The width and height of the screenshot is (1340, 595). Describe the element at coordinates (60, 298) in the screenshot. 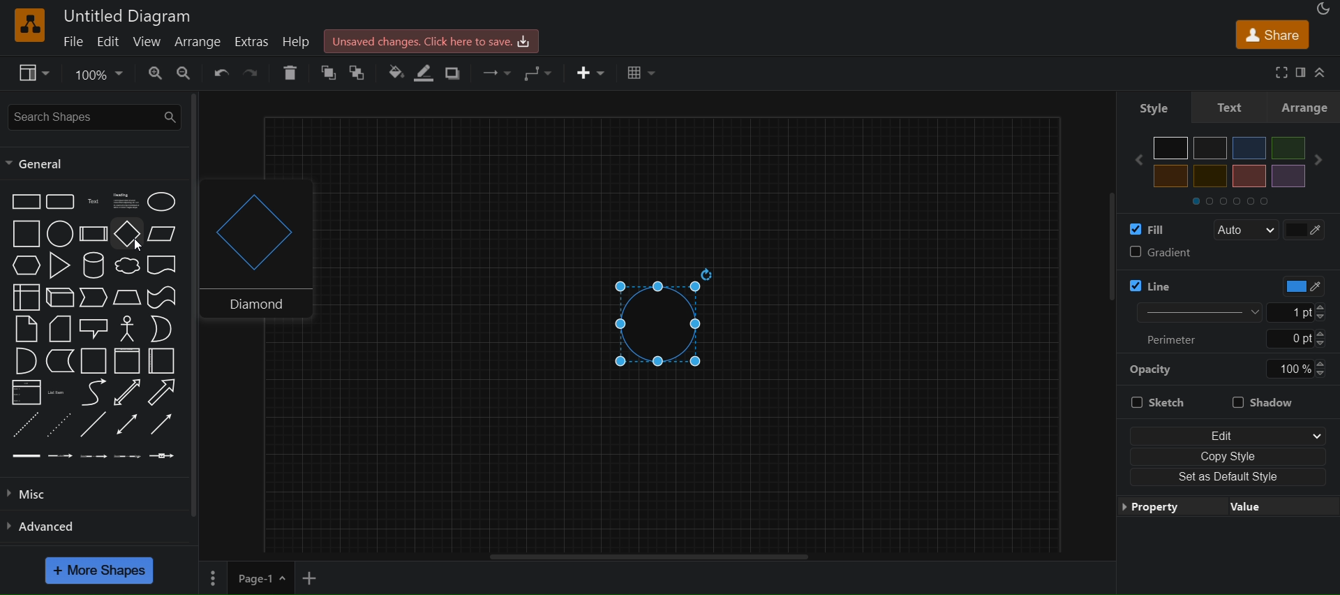

I see `cube` at that location.